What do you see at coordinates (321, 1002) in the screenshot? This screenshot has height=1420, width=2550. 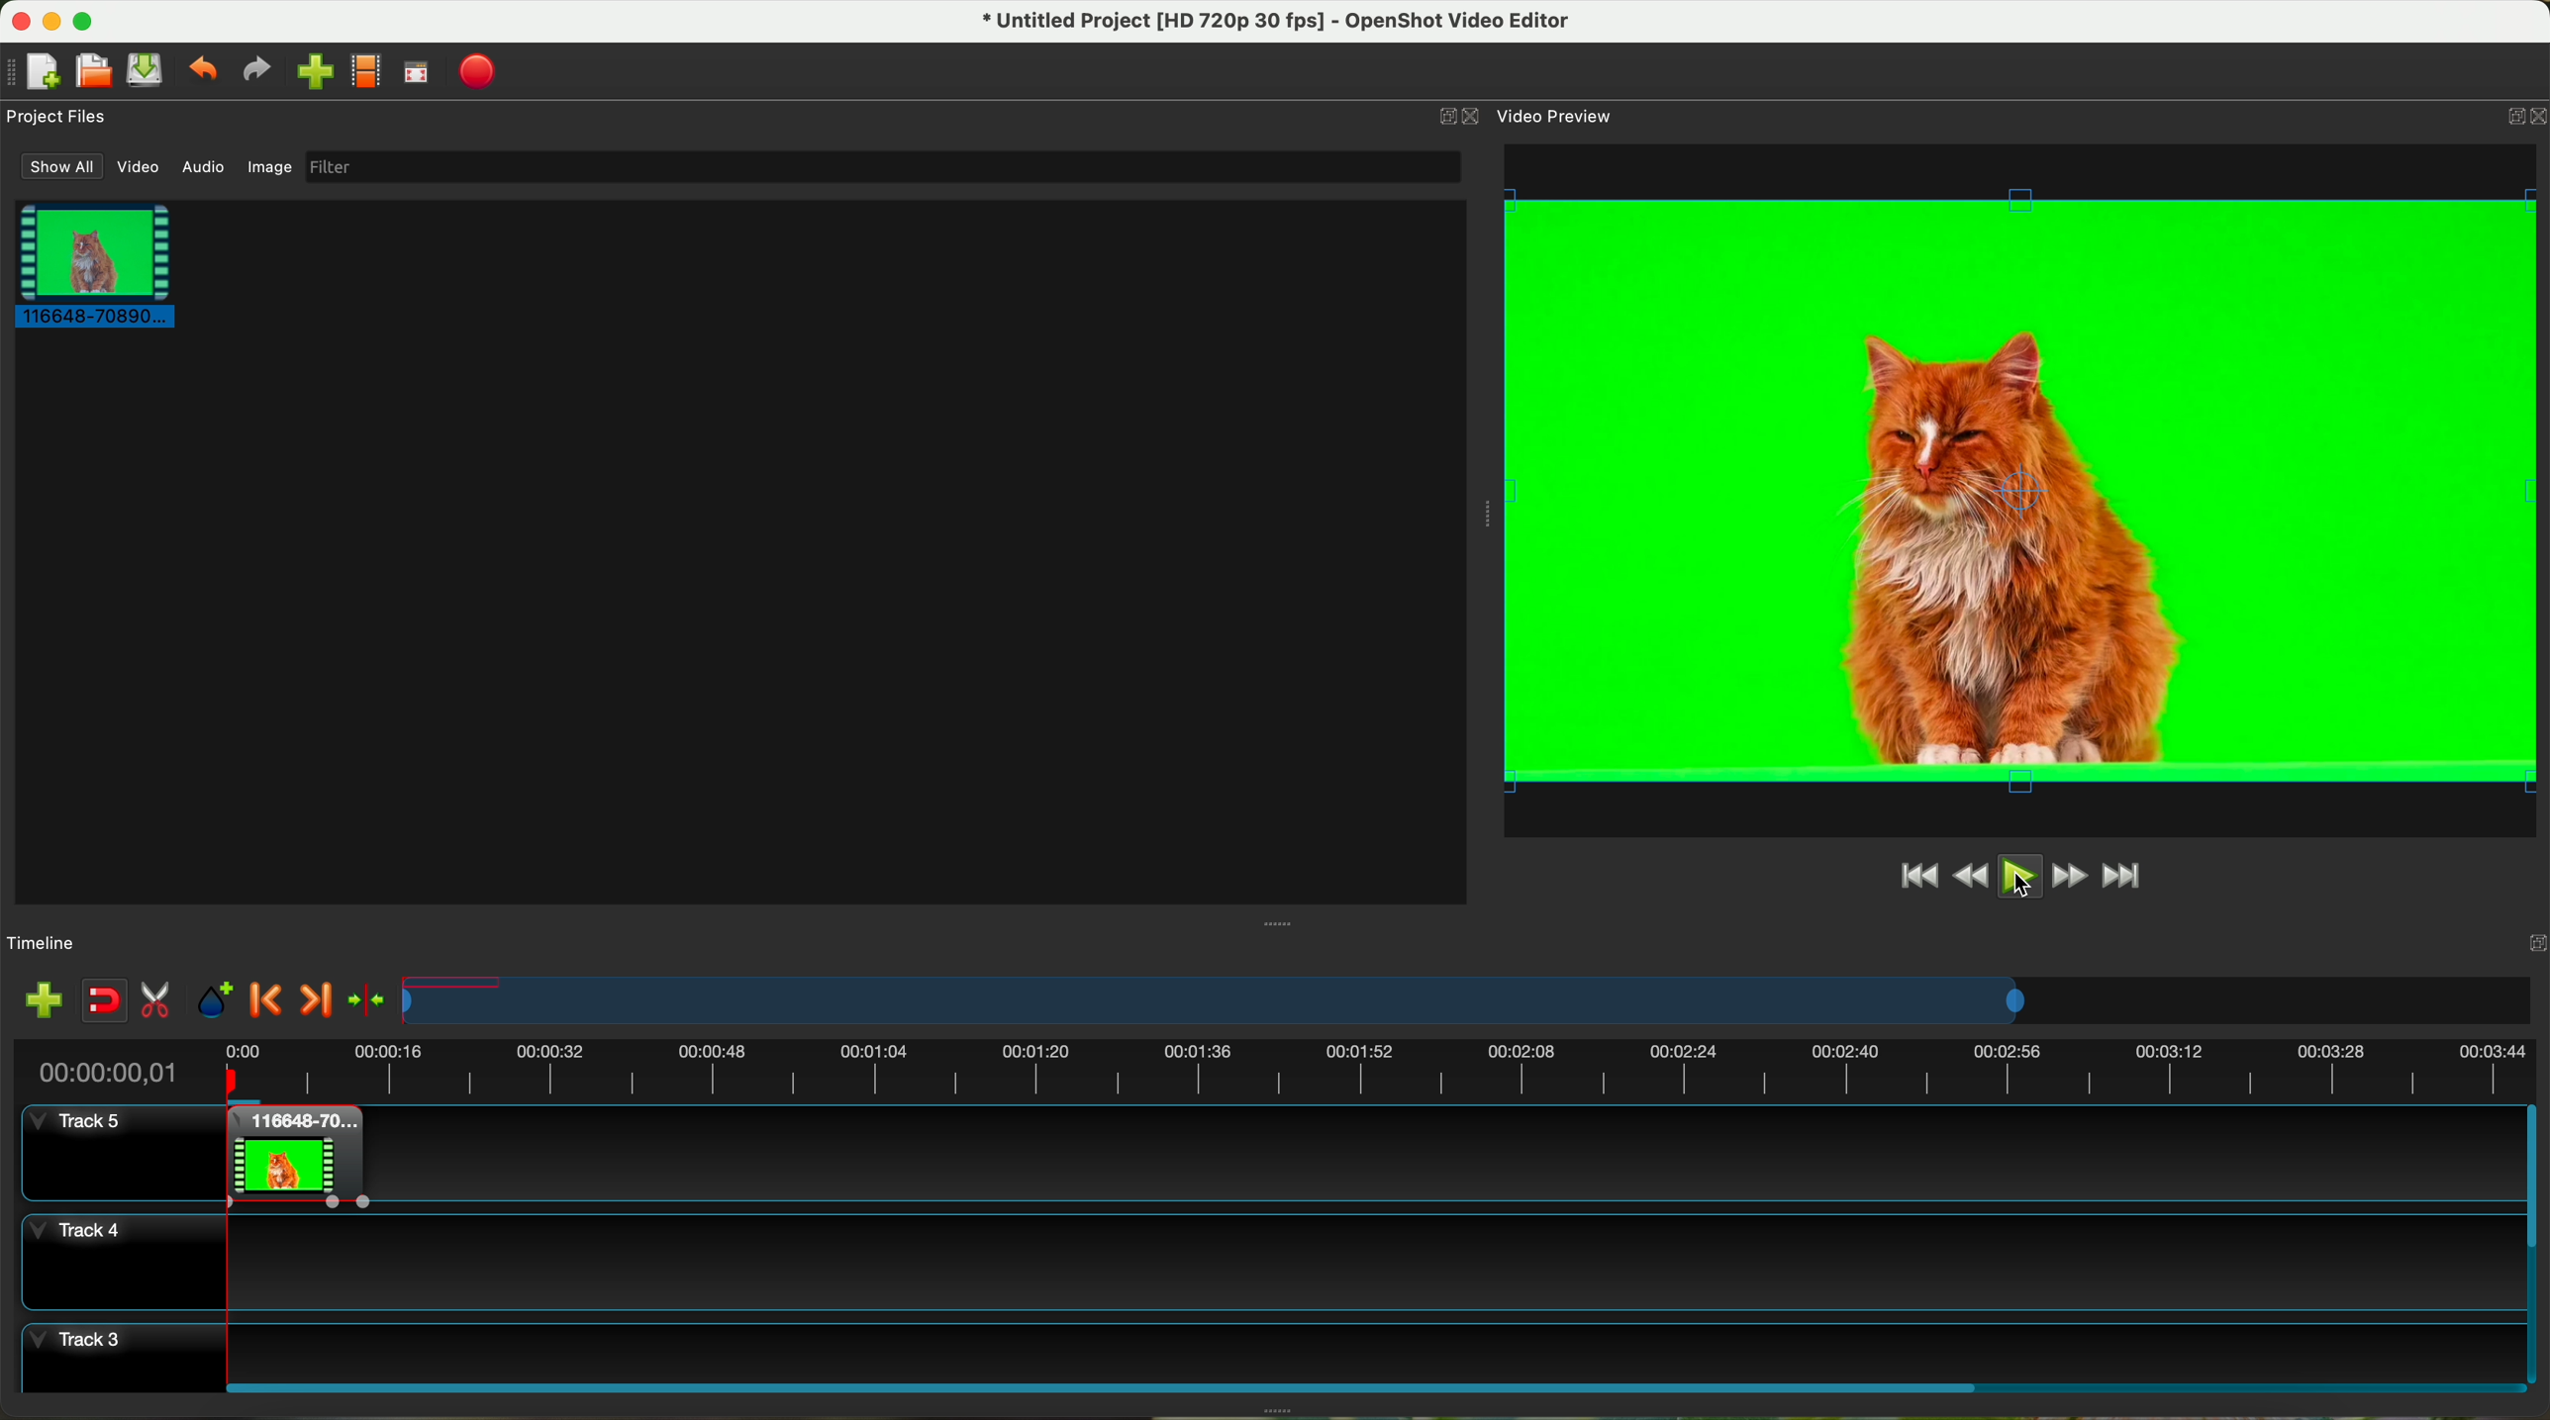 I see `next marker` at bounding box center [321, 1002].